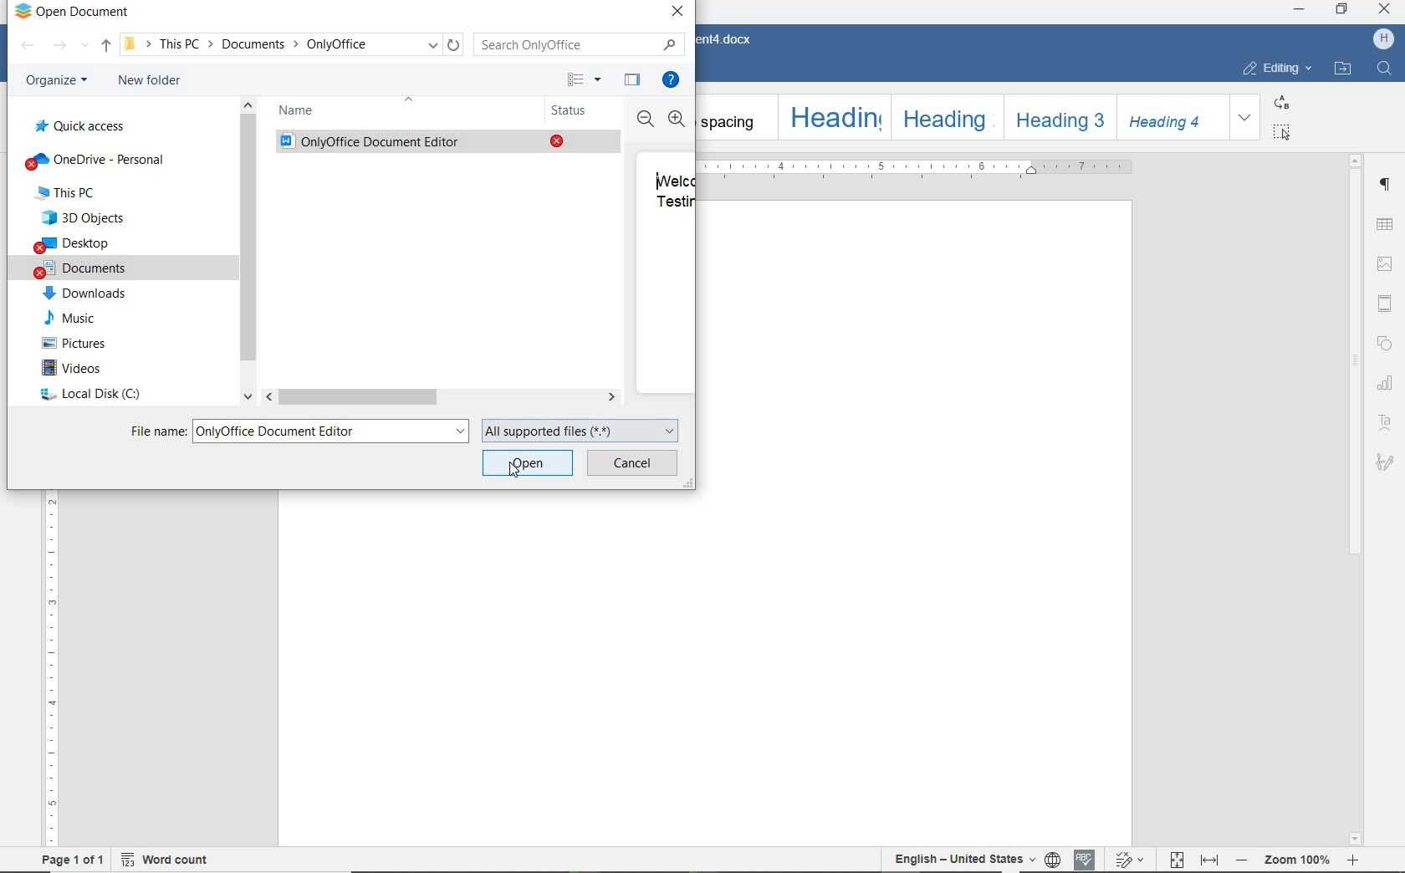  What do you see at coordinates (962, 860) in the screenshot?
I see `text language` at bounding box center [962, 860].